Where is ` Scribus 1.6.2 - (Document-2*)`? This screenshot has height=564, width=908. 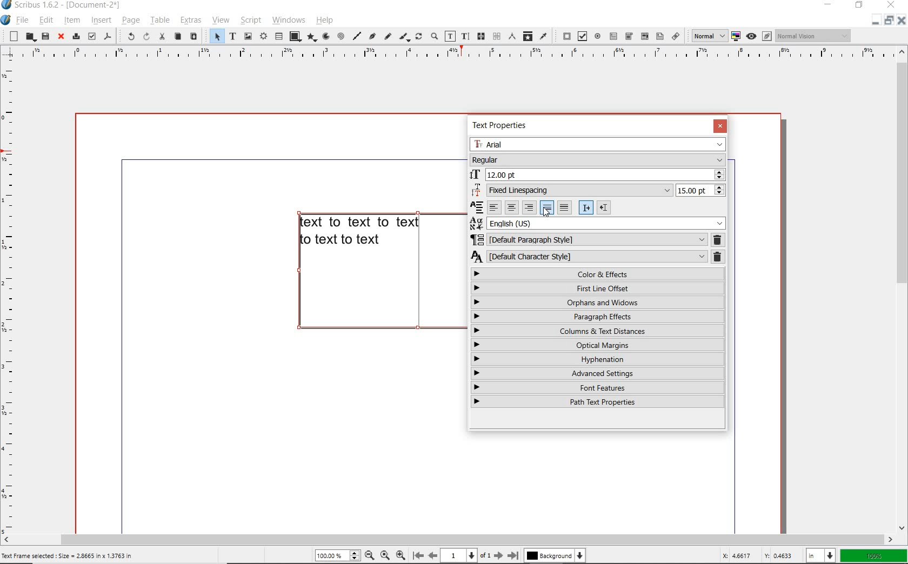  Scribus 1.6.2 - (Document-2*) is located at coordinates (68, 5).